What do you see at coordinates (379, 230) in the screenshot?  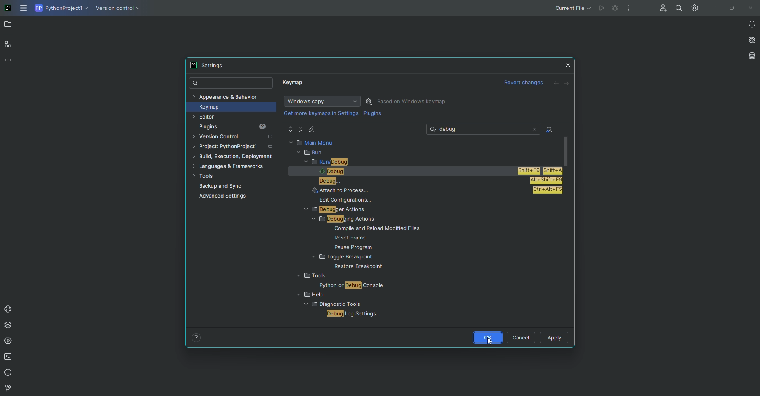 I see `FILE NAME` at bounding box center [379, 230].